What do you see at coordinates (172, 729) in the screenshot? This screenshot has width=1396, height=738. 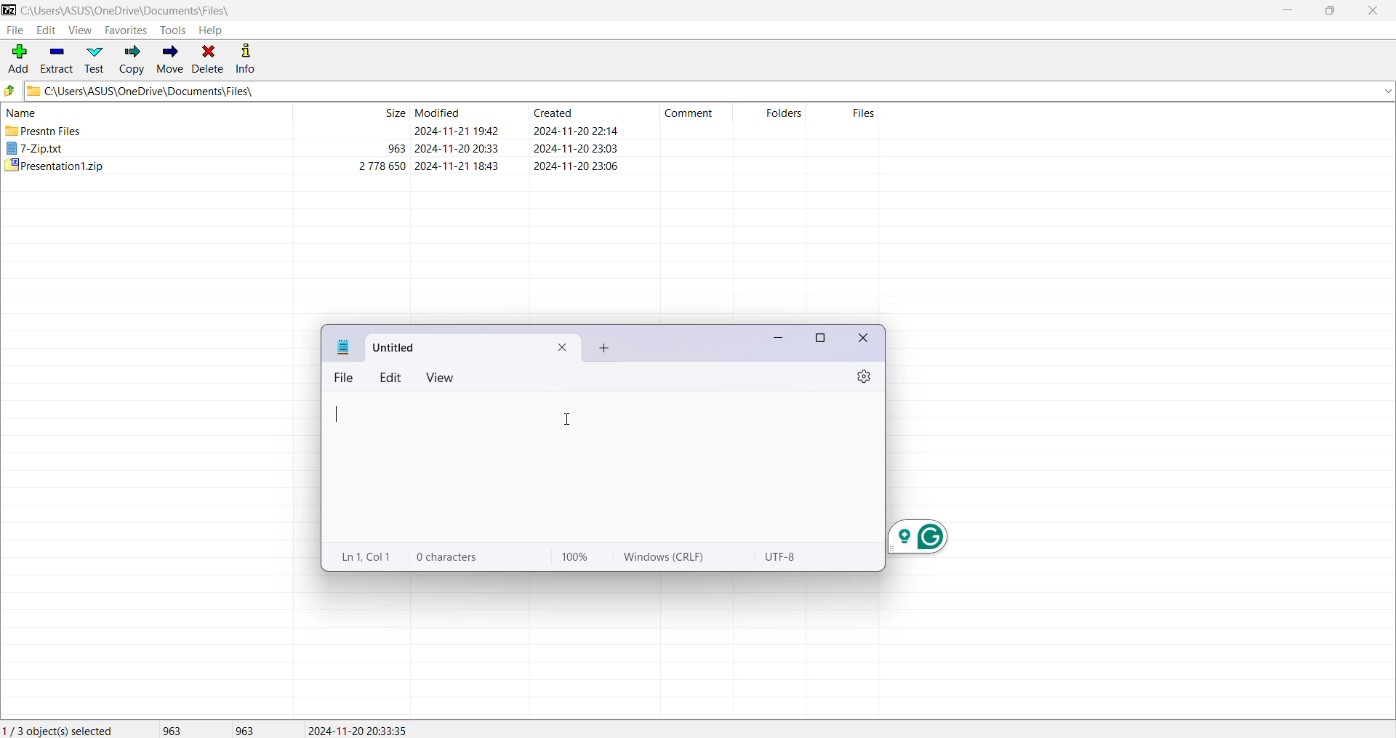 I see `Total Size of selected file(s)` at bounding box center [172, 729].